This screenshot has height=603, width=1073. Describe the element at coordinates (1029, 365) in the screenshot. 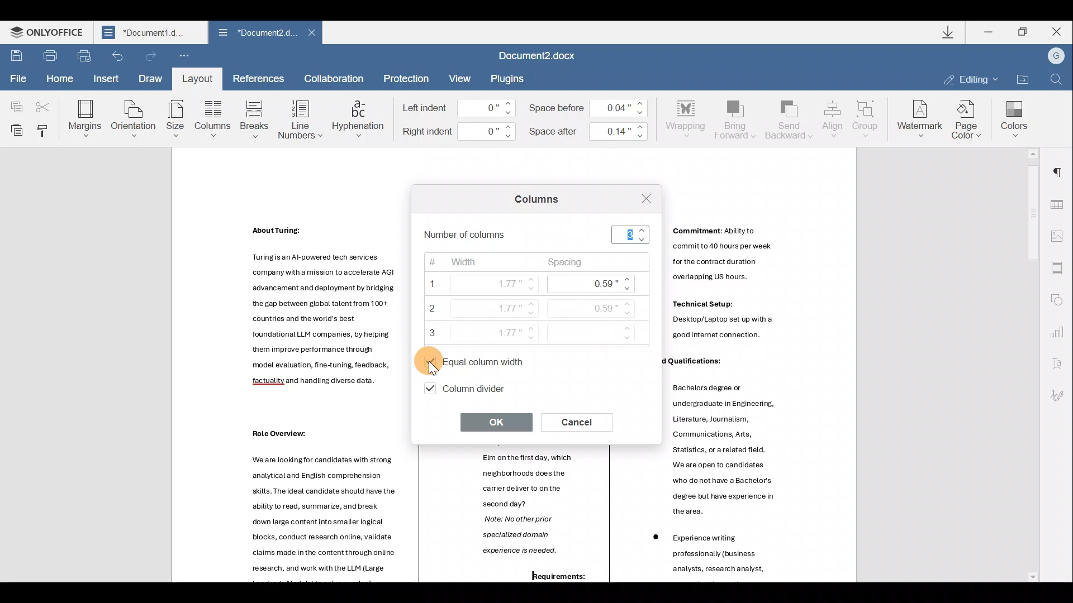

I see `Scroll bar` at that location.